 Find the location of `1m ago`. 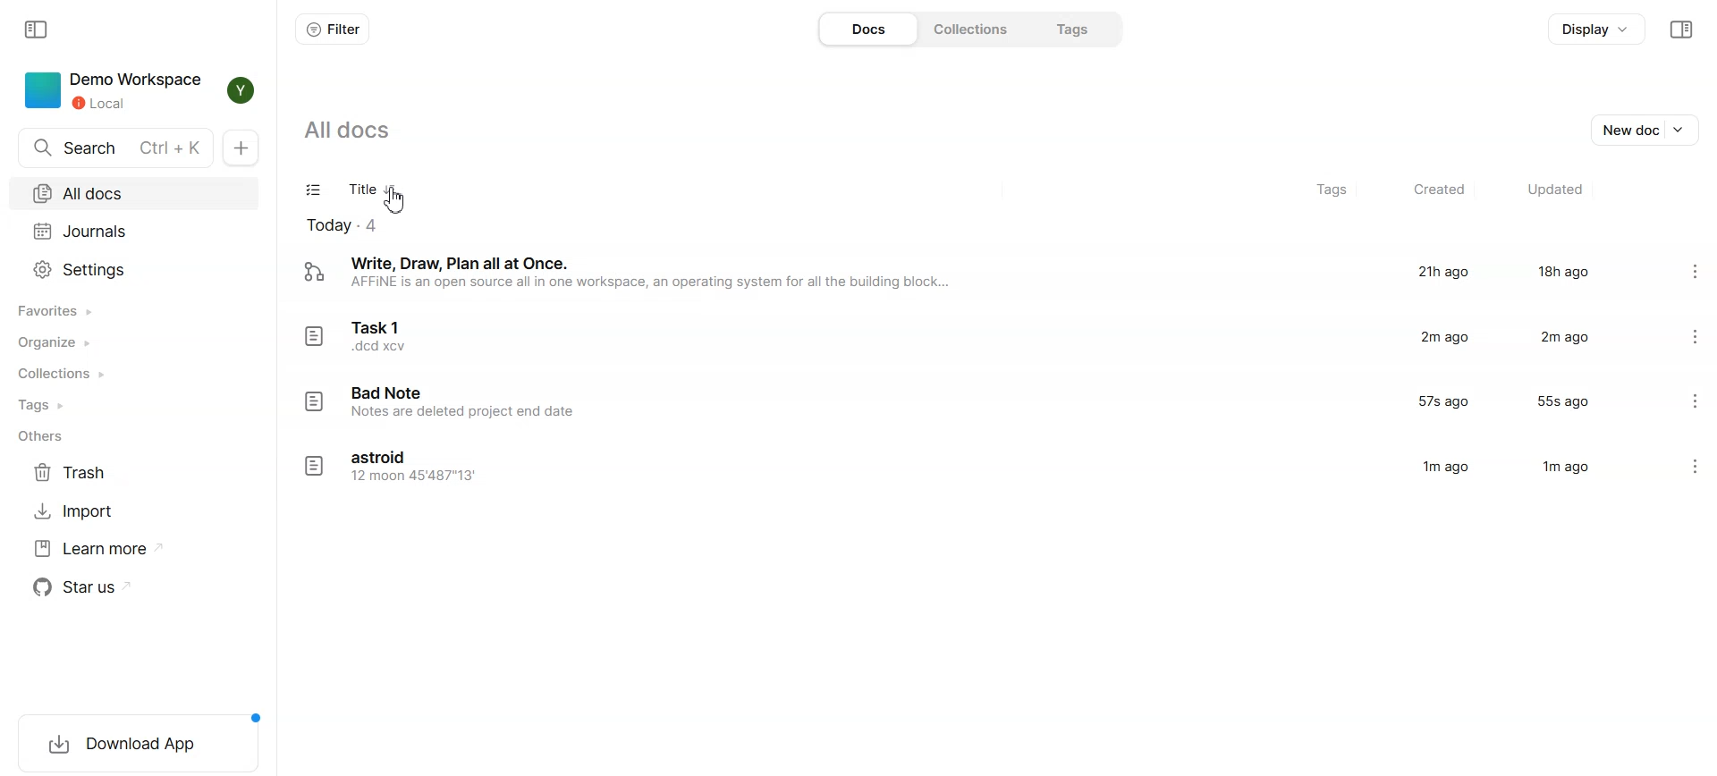

1m ago is located at coordinates (1566, 468).